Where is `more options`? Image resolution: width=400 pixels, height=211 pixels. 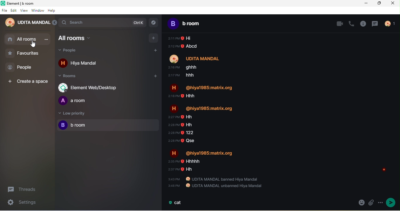
more options is located at coordinates (380, 202).